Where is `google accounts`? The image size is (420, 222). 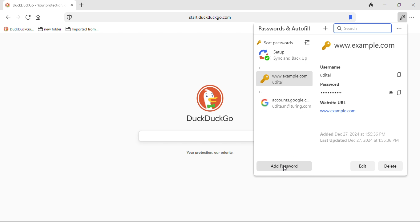
google accounts is located at coordinates (285, 104).